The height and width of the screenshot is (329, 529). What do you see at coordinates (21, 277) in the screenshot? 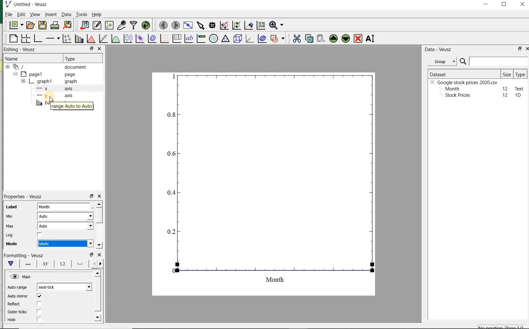
I see `Main` at bounding box center [21, 277].